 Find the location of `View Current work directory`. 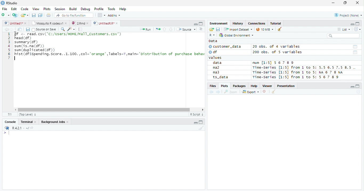

View Current work directory is located at coordinates (32, 128).